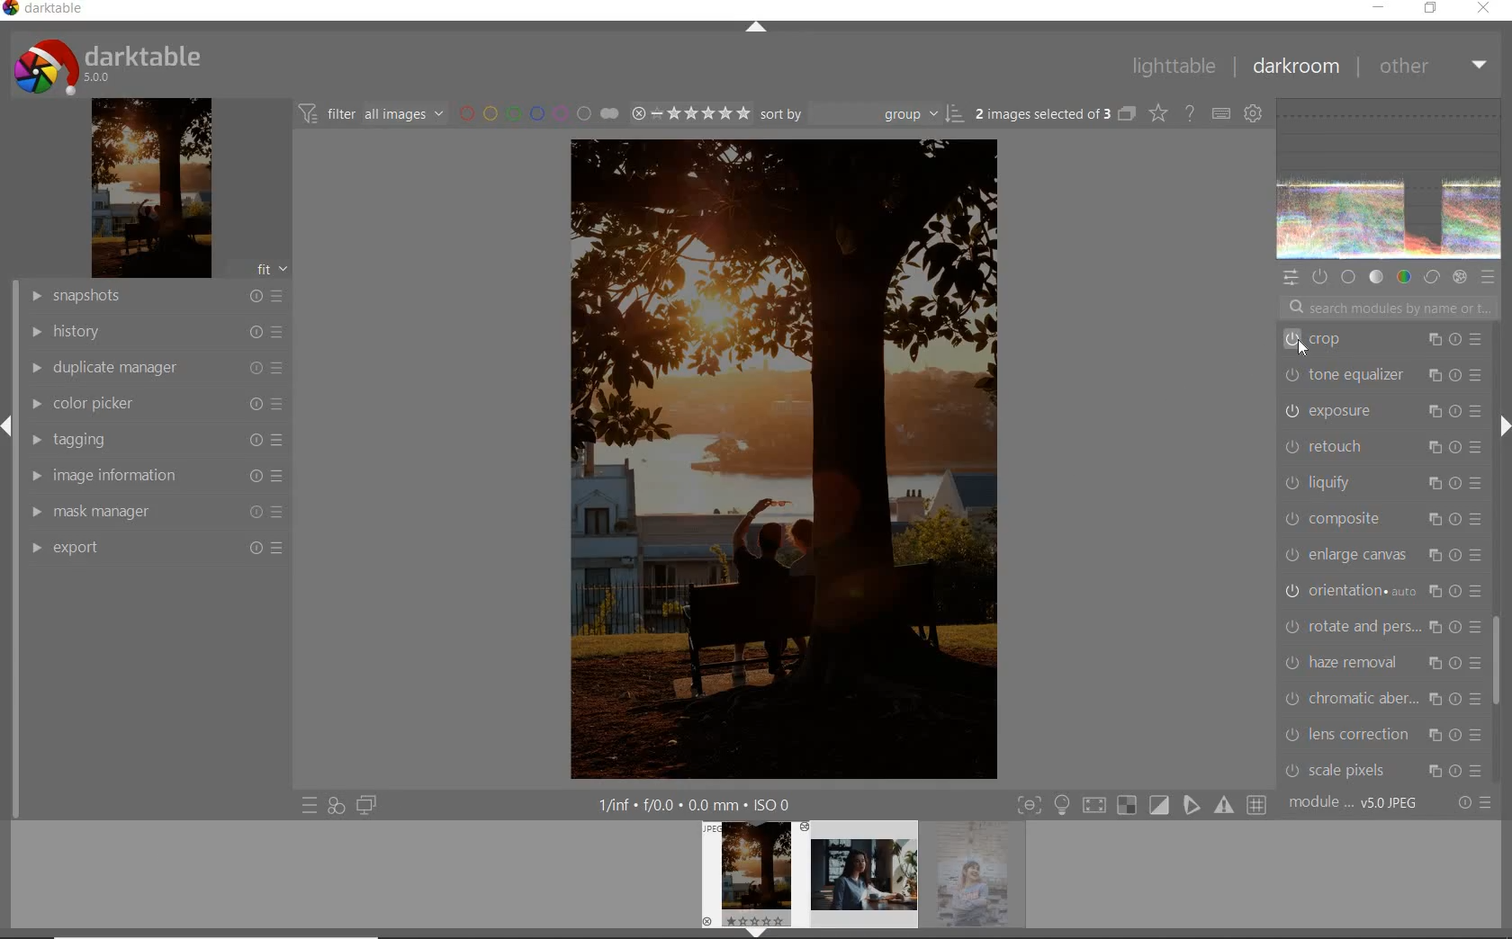 The image size is (1512, 939). What do you see at coordinates (1189, 112) in the screenshot?
I see `enable for online help` at bounding box center [1189, 112].